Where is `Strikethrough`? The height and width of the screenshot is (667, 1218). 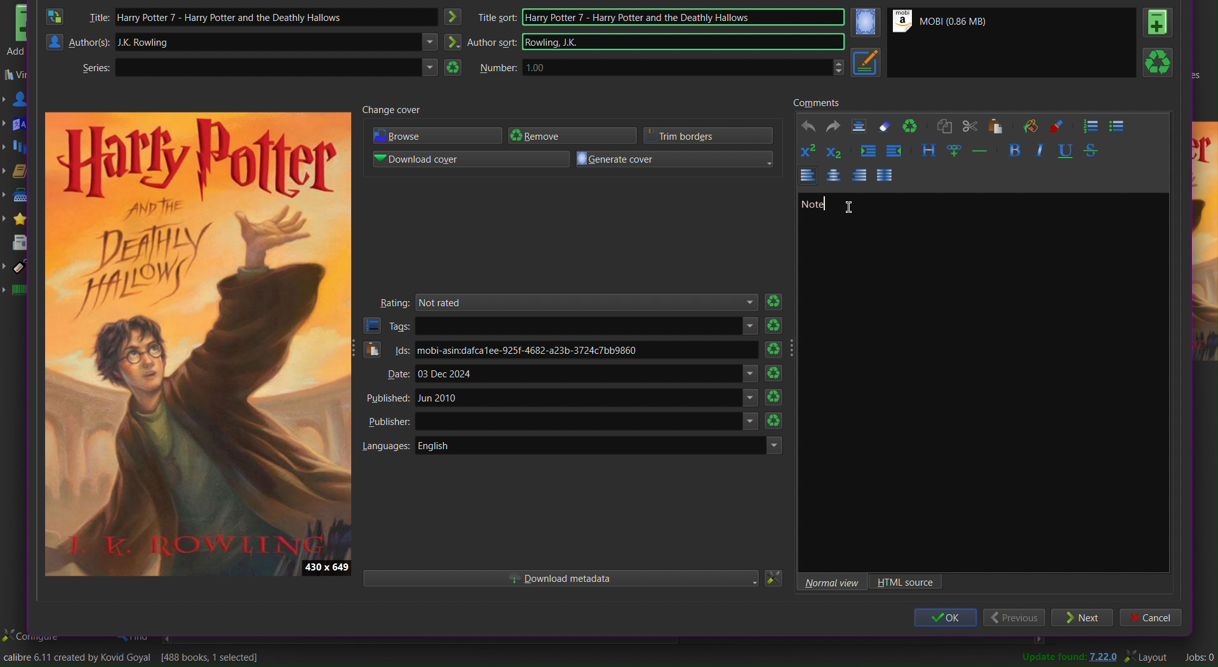 Strikethrough is located at coordinates (1091, 150).